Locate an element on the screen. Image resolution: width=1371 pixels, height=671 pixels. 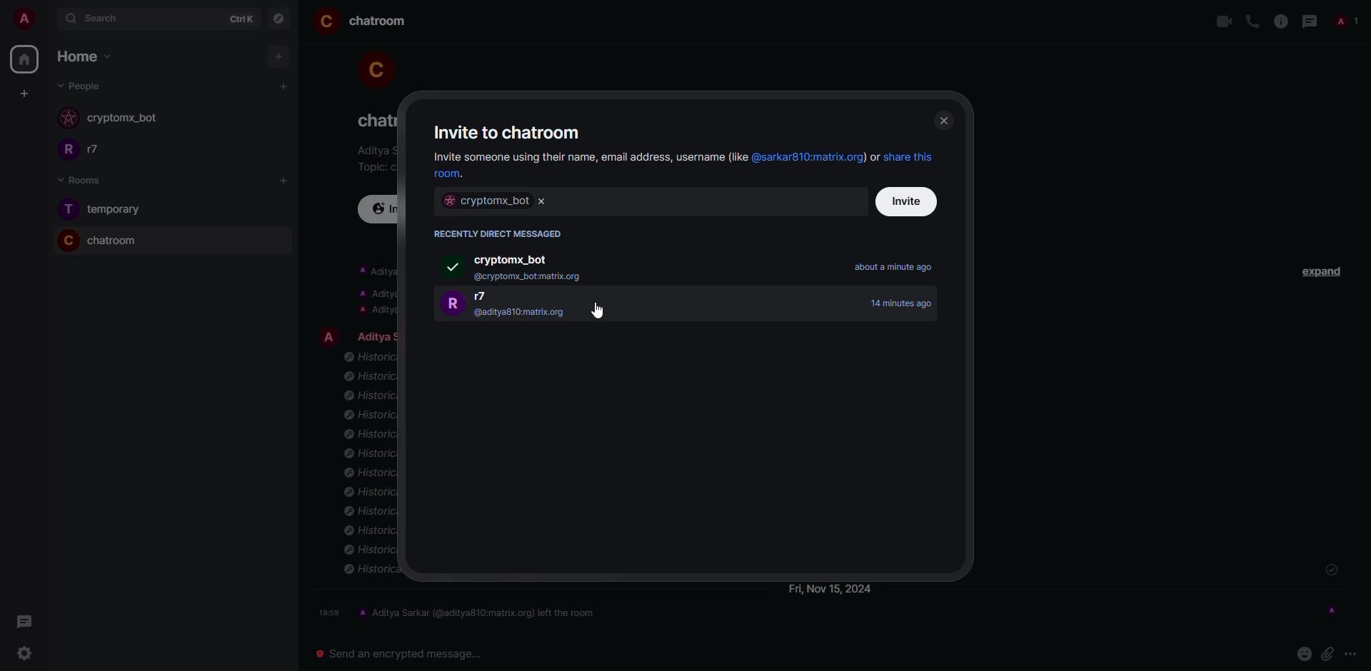
recently is located at coordinates (501, 233).